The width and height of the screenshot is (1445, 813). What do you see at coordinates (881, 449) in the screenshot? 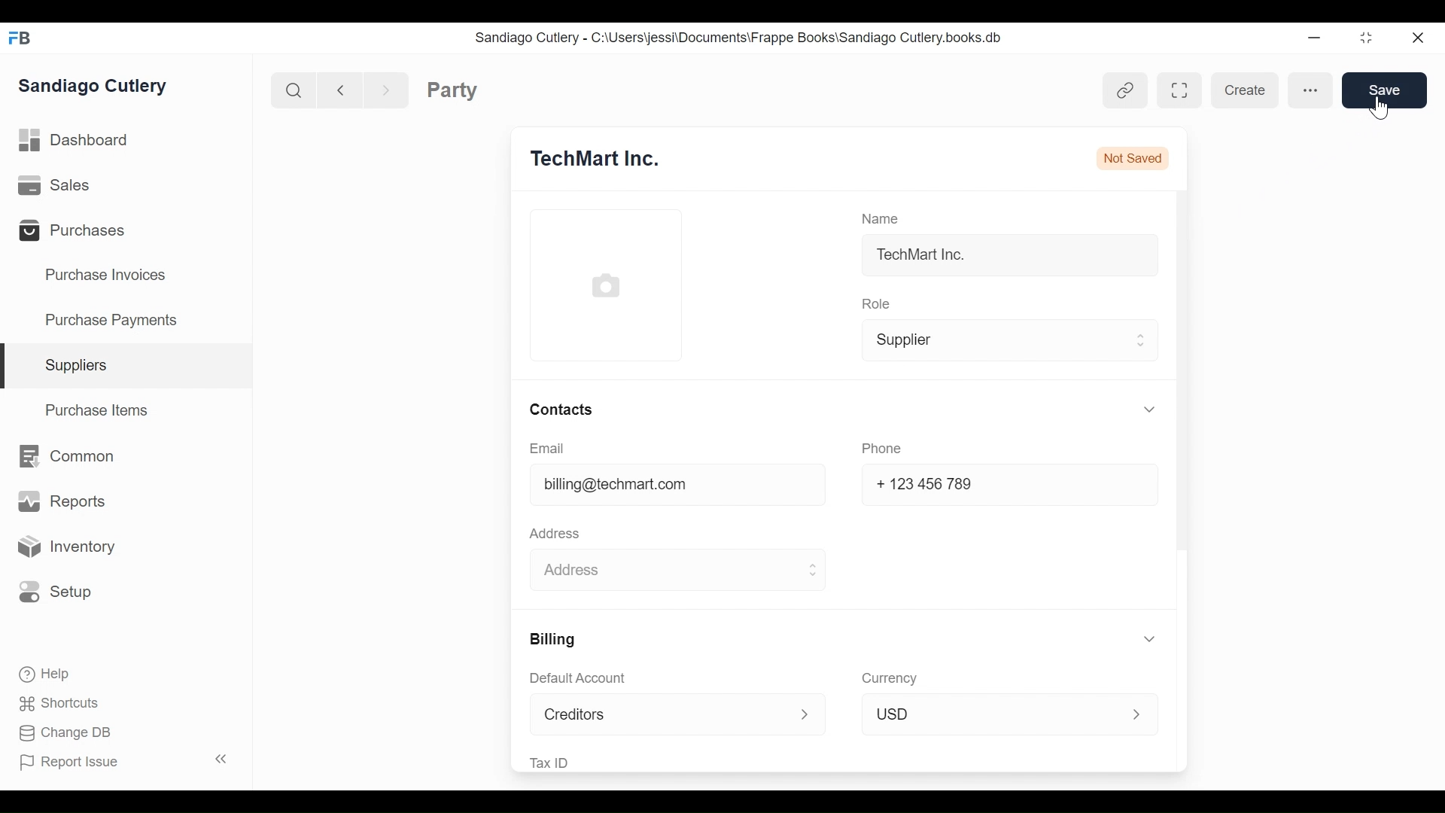
I see `Phone` at bounding box center [881, 449].